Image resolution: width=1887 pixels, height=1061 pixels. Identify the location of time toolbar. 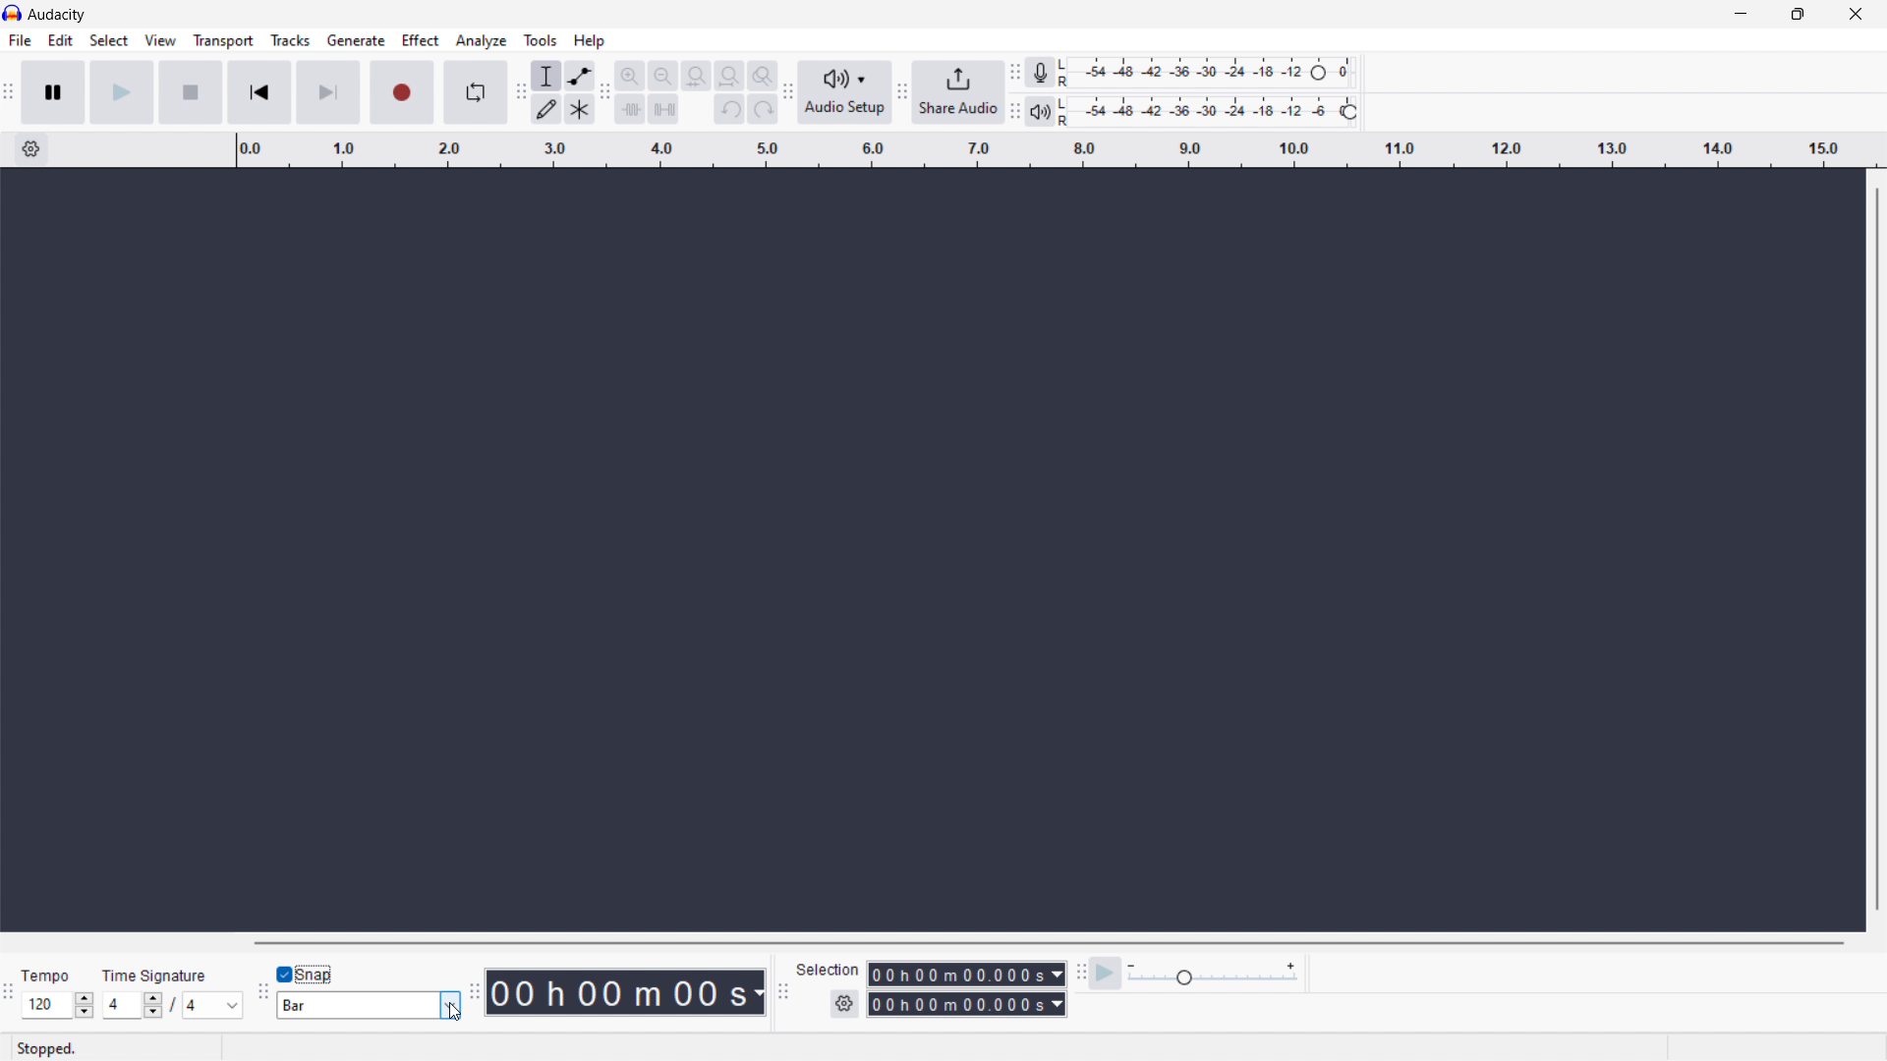
(472, 992).